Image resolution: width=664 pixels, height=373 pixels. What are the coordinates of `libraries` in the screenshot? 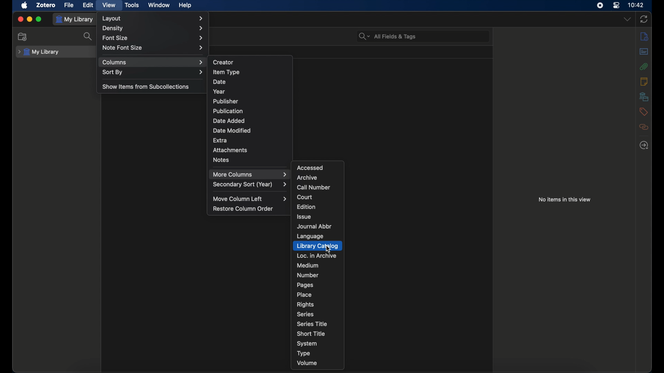 It's located at (644, 96).